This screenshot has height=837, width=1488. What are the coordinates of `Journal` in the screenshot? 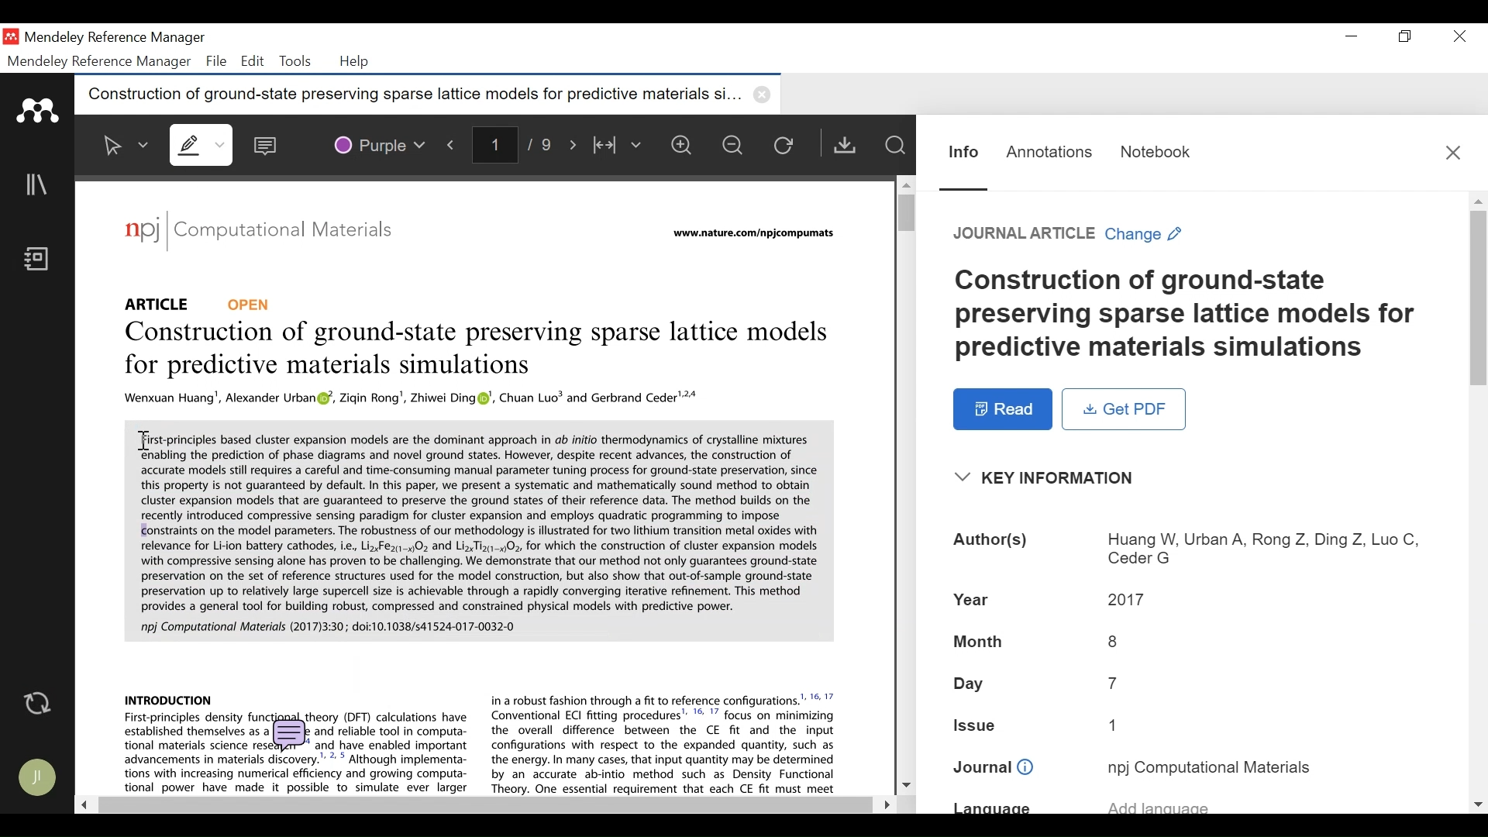 It's located at (1210, 766).